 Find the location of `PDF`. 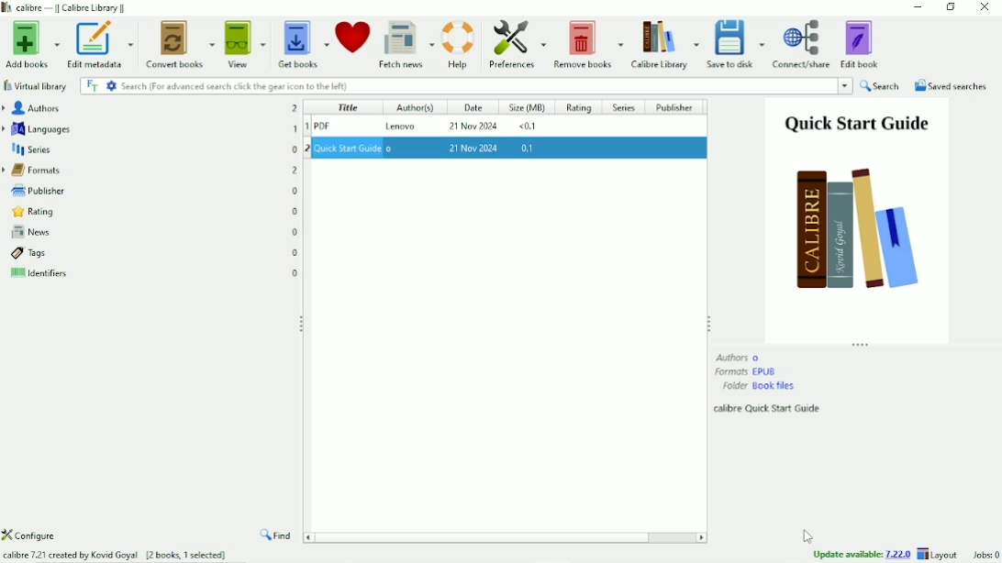

PDF is located at coordinates (347, 126).